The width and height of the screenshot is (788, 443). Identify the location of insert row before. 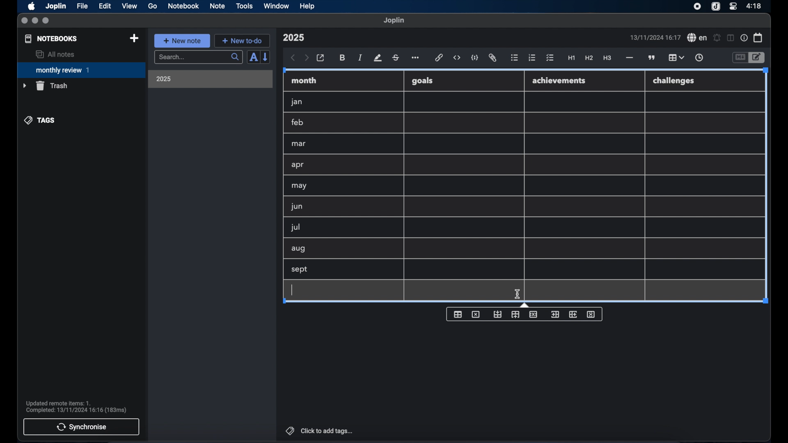
(498, 315).